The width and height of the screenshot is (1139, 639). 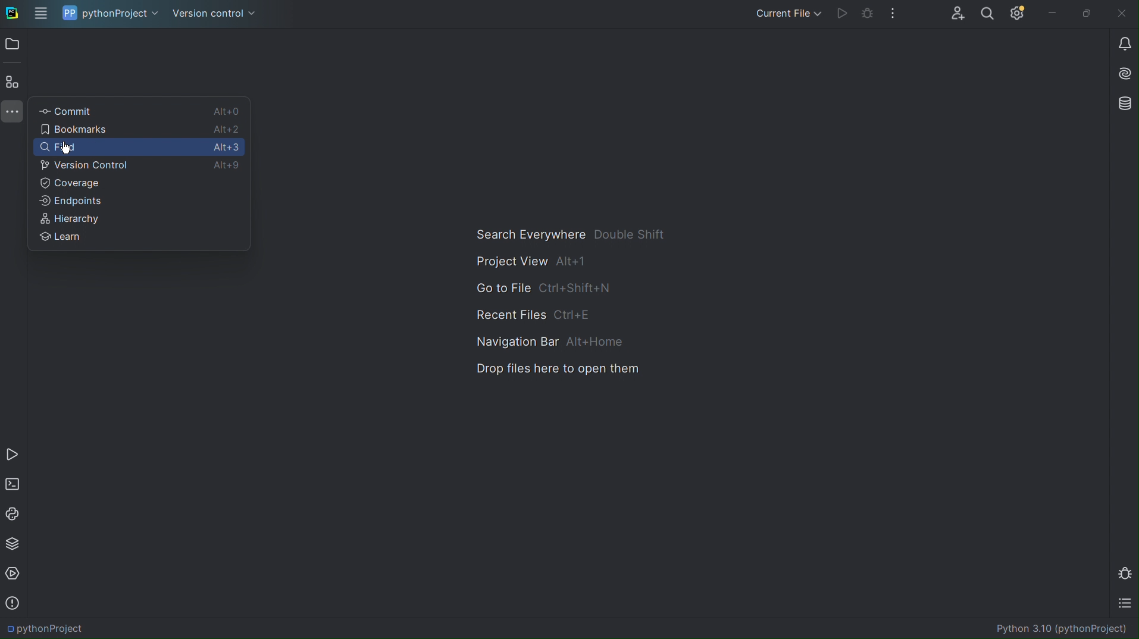 What do you see at coordinates (15, 602) in the screenshot?
I see `Problems` at bounding box center [15, 602].